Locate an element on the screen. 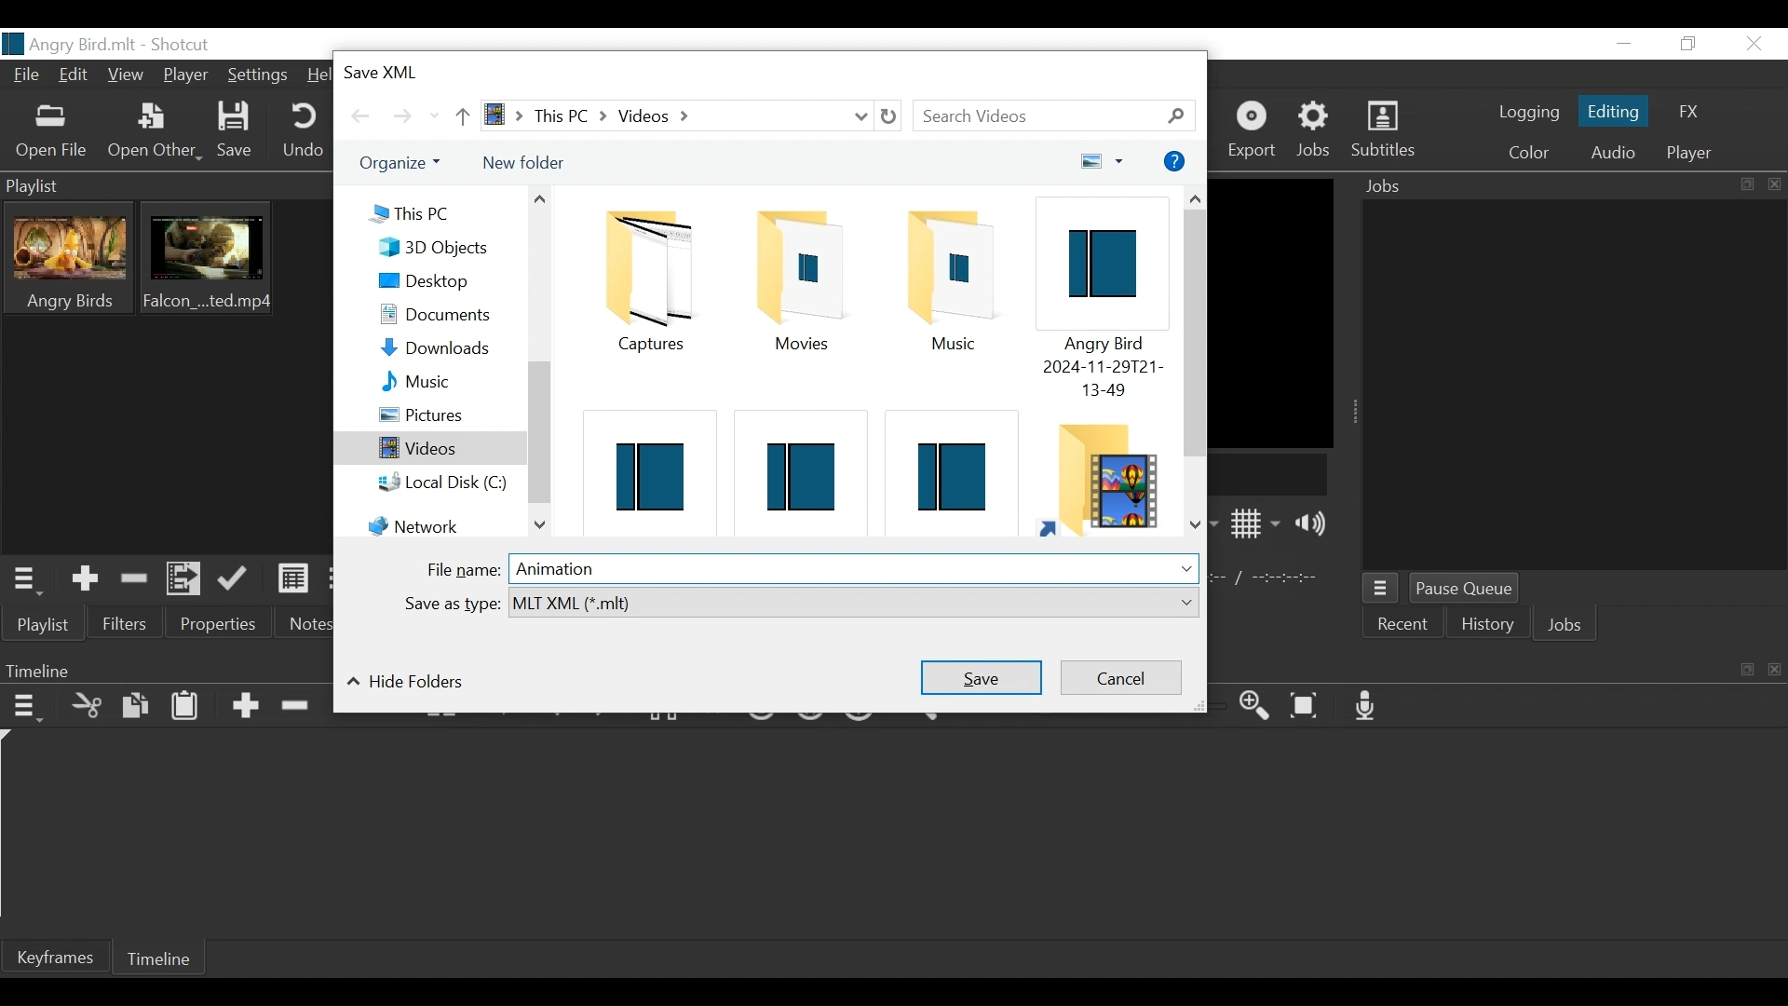 This screenshot has width=1788, height=1006. Musiic is located at coordinates (952, 280).